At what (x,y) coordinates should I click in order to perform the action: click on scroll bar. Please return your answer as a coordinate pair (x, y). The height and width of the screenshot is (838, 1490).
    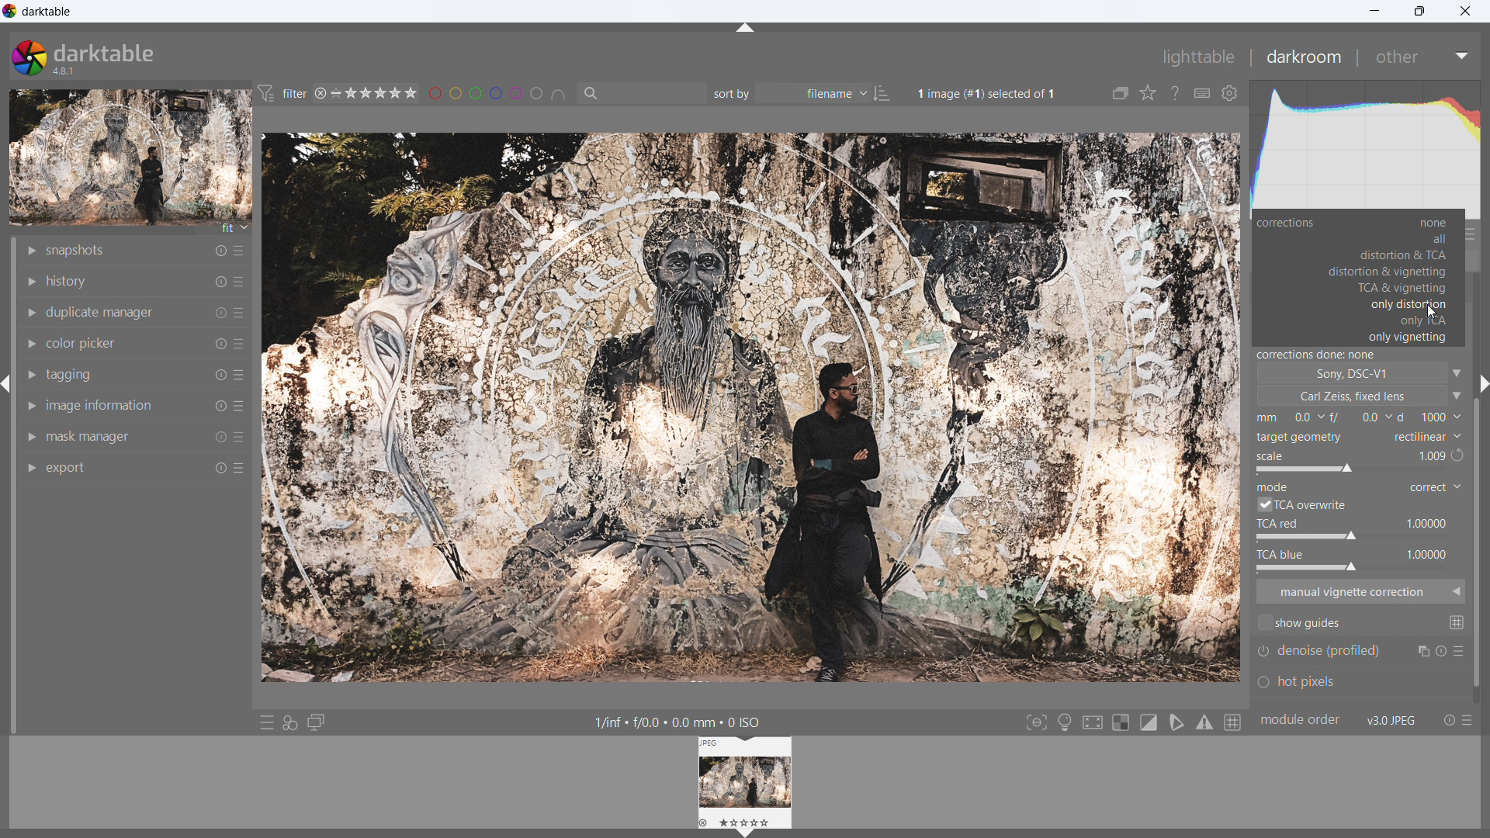
    Looking at the image, I should click on (1481, 487).